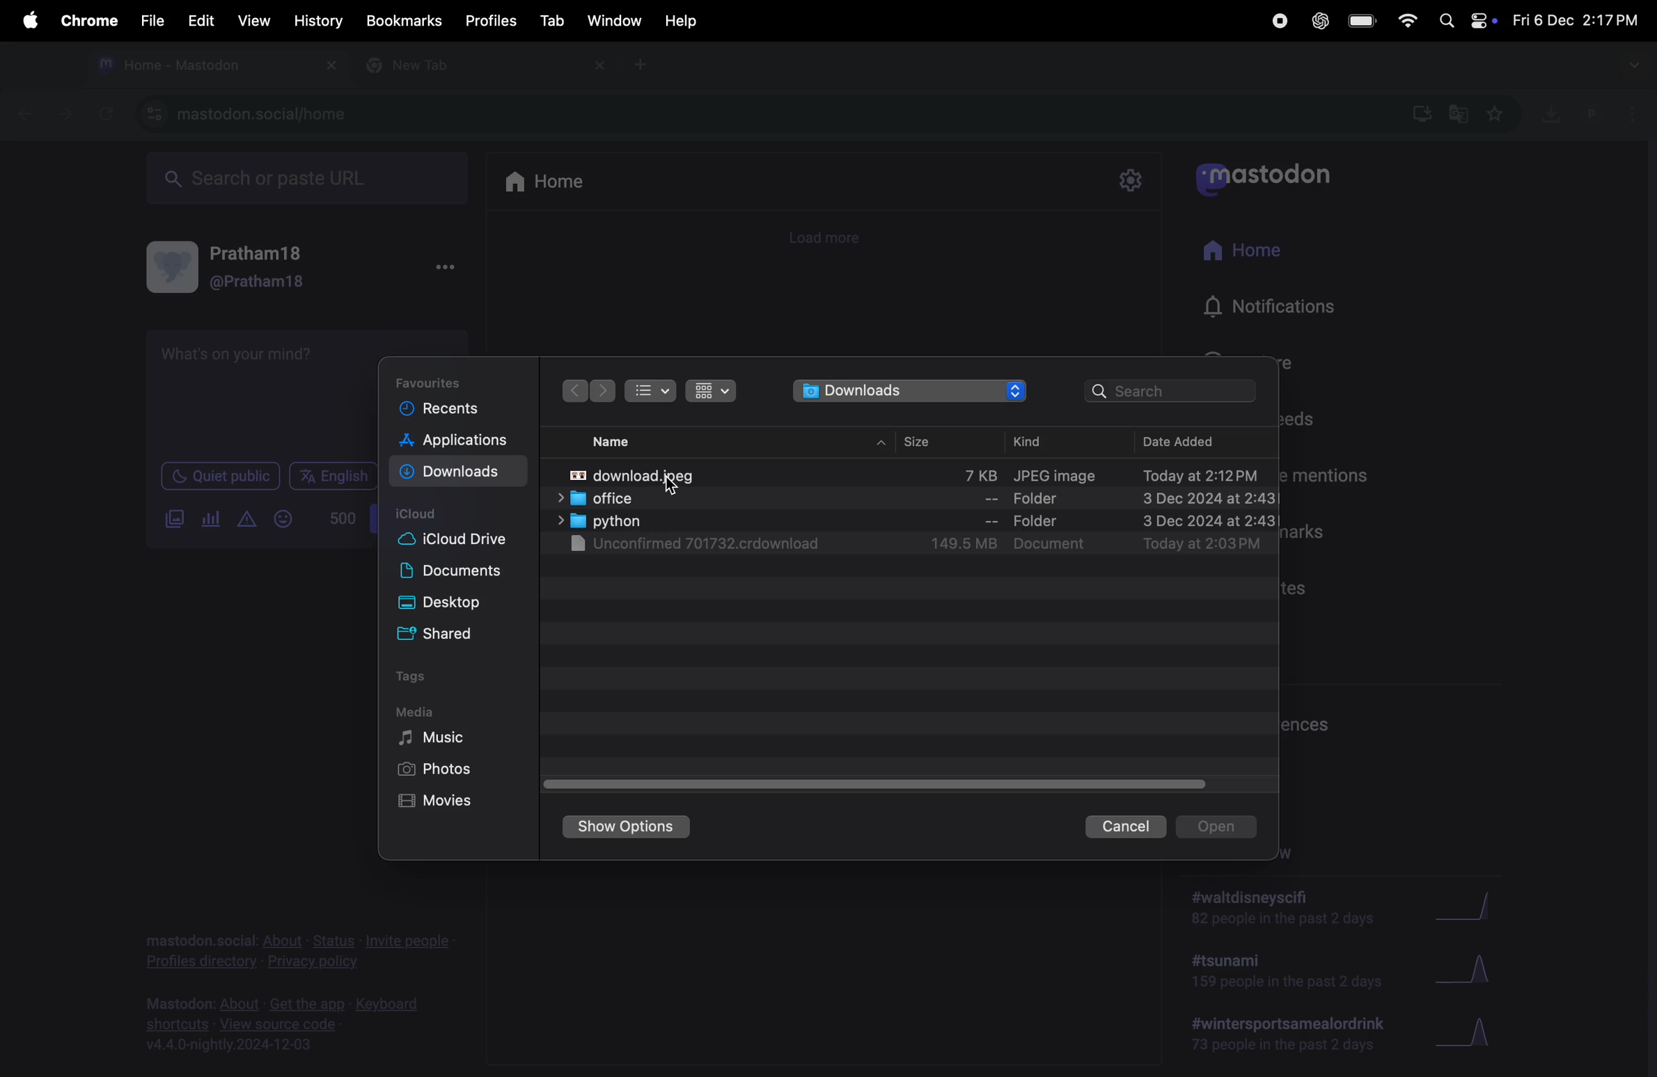  I want to click on i cloud, so click(423, 513).